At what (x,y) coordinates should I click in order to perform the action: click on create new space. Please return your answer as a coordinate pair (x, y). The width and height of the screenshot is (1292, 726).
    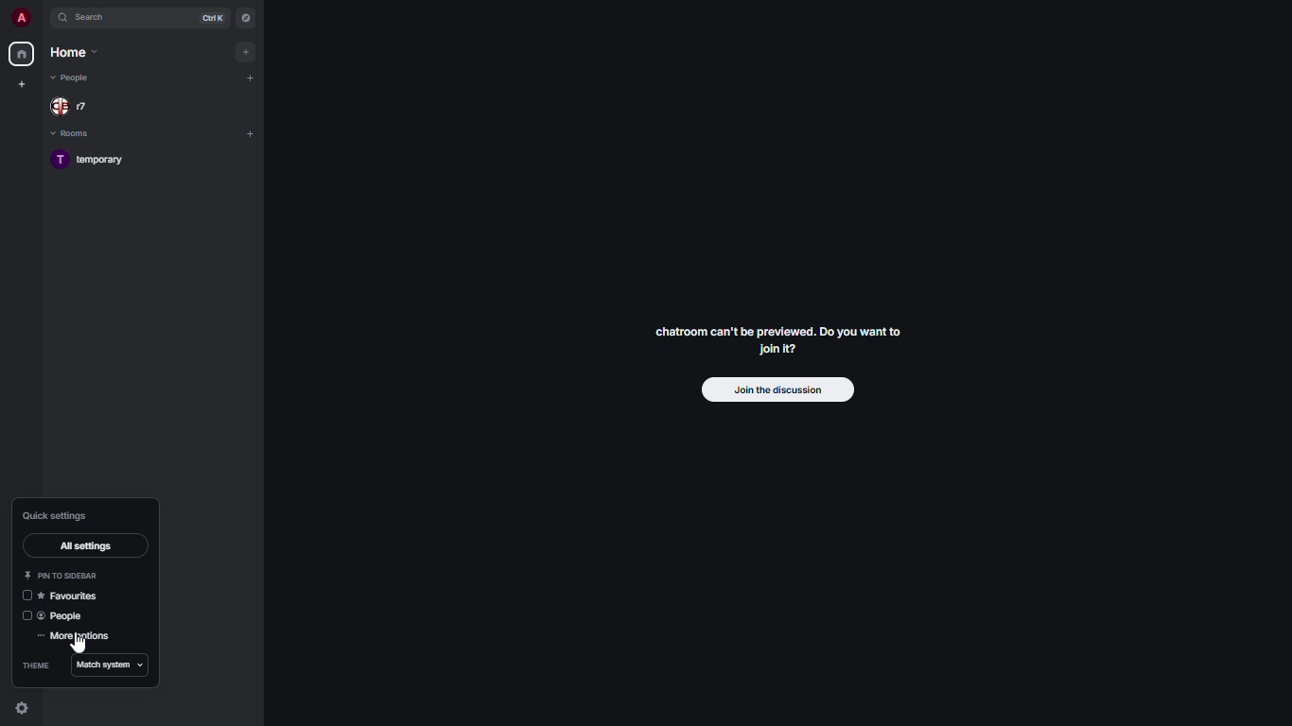
    Looking at the image, I should click on (22, 84).